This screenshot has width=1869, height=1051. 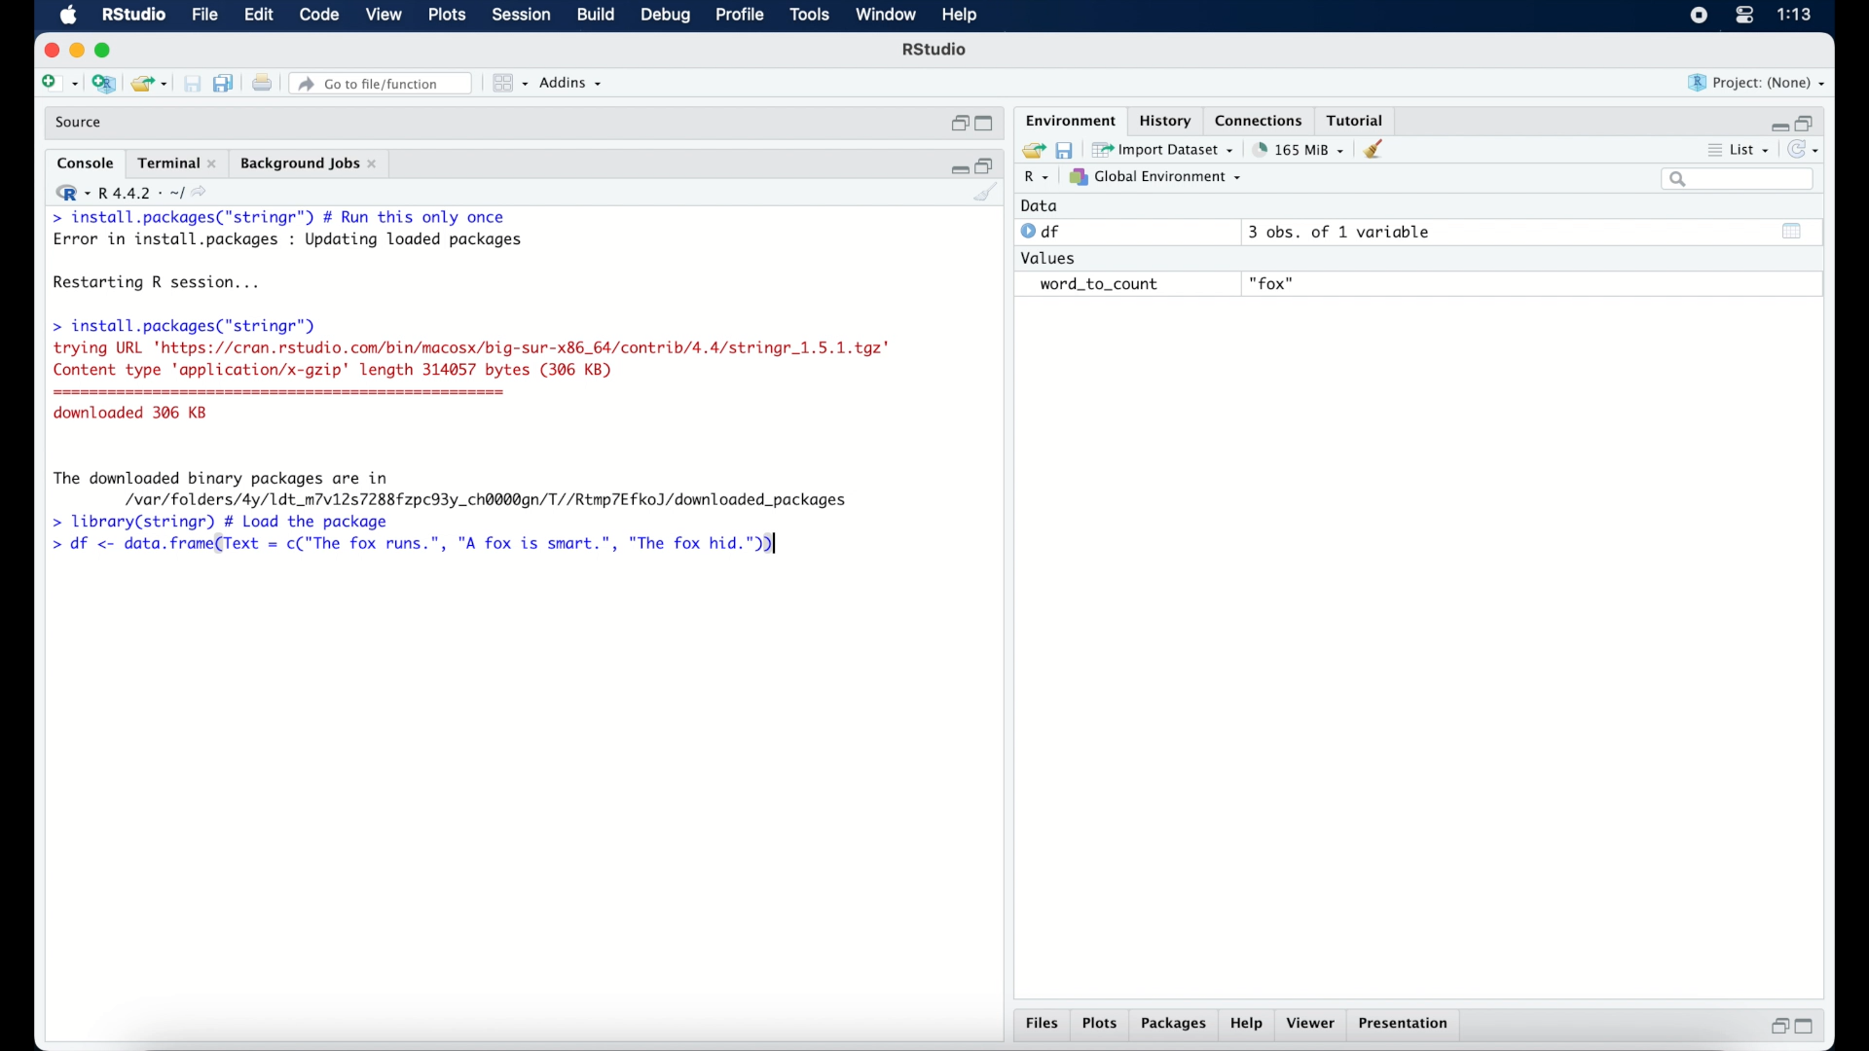 I want to click on search bar, so click(x=1741, y=179).